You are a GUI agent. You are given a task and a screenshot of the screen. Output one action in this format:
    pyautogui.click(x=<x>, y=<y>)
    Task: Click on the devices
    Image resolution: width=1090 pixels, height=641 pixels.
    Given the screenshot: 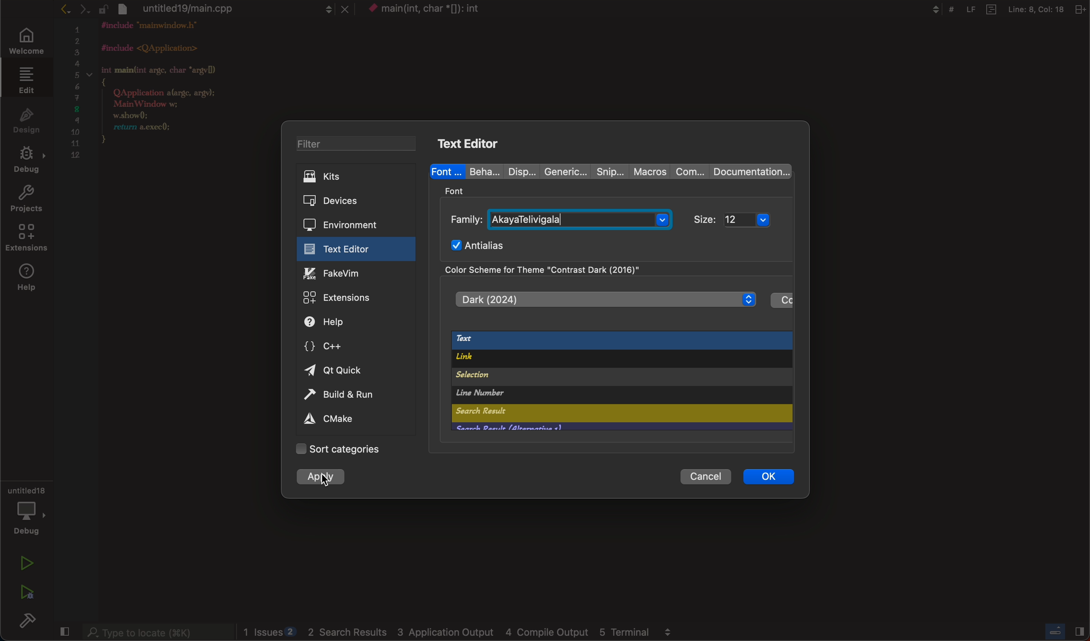 What is the action you would take?
    pyautogui.click(x=349, y=201)
    